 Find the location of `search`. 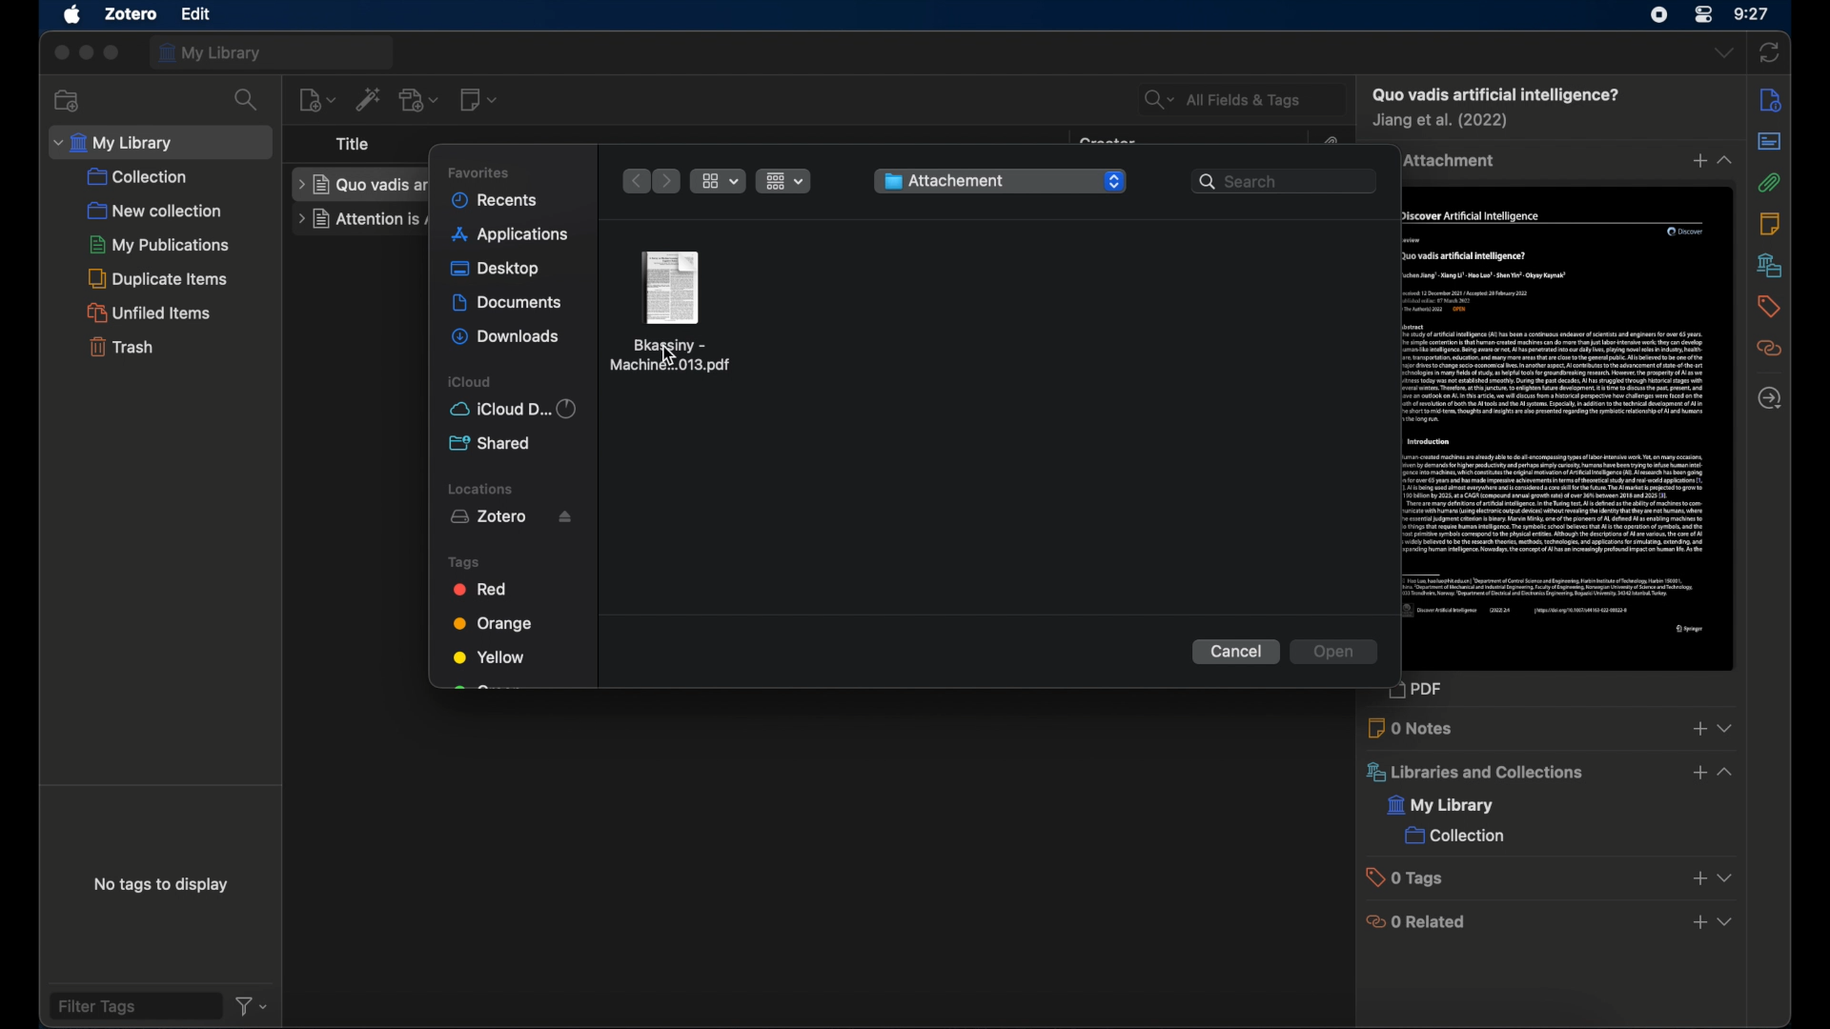

search is located at coordinates (247, 100).